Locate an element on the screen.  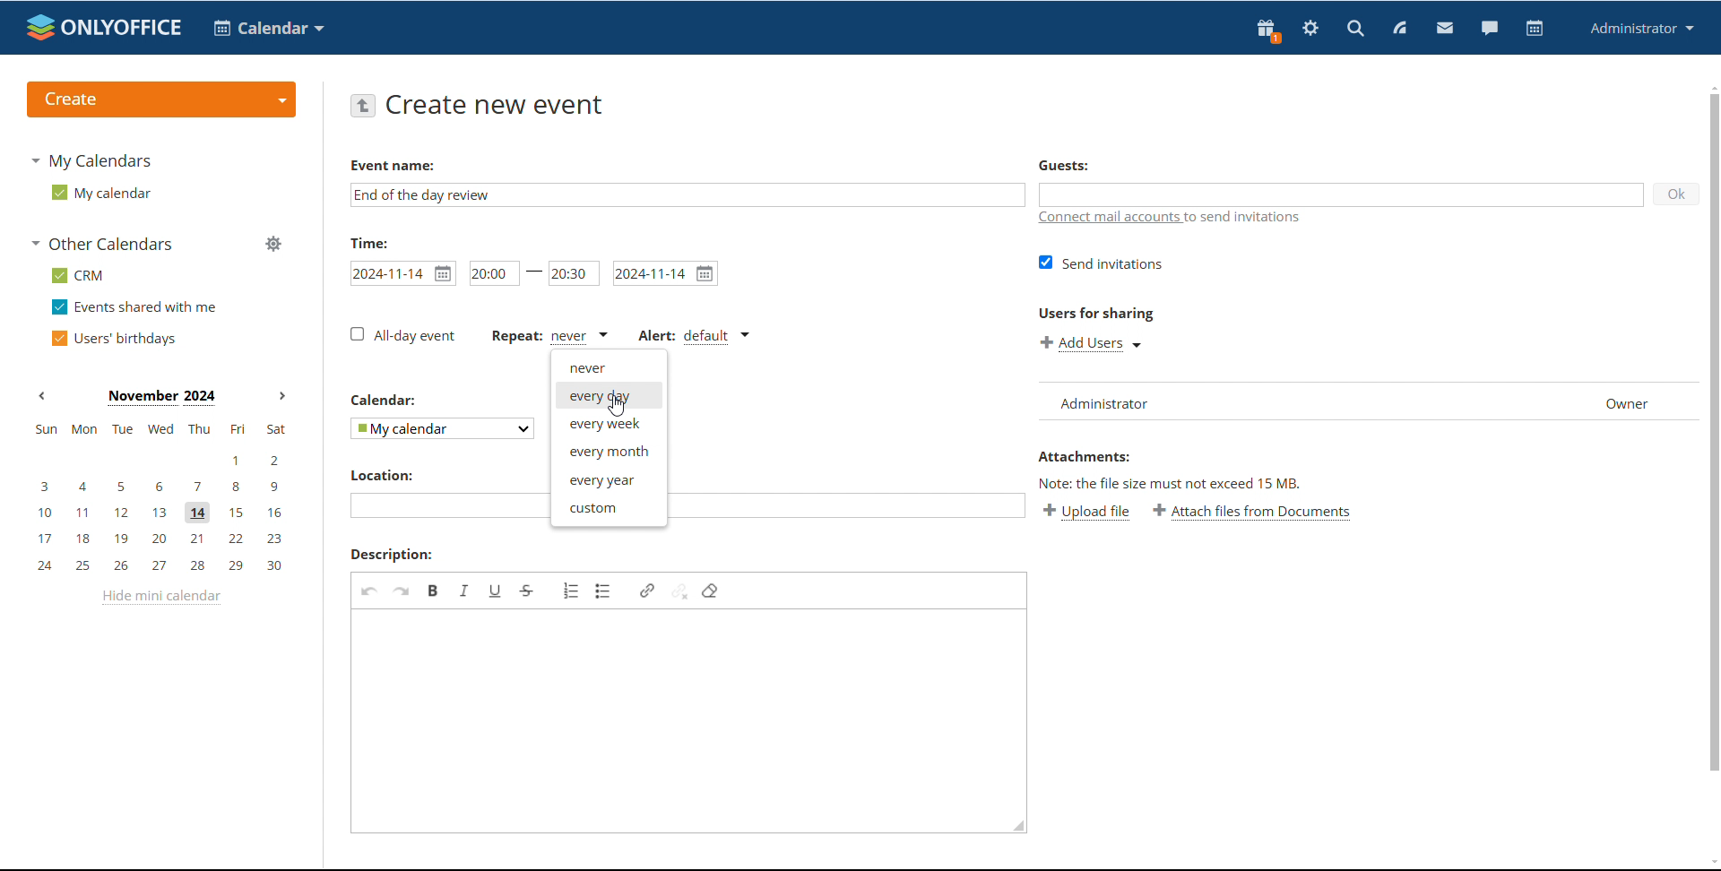
set end date is located at coordinates (666, 273).